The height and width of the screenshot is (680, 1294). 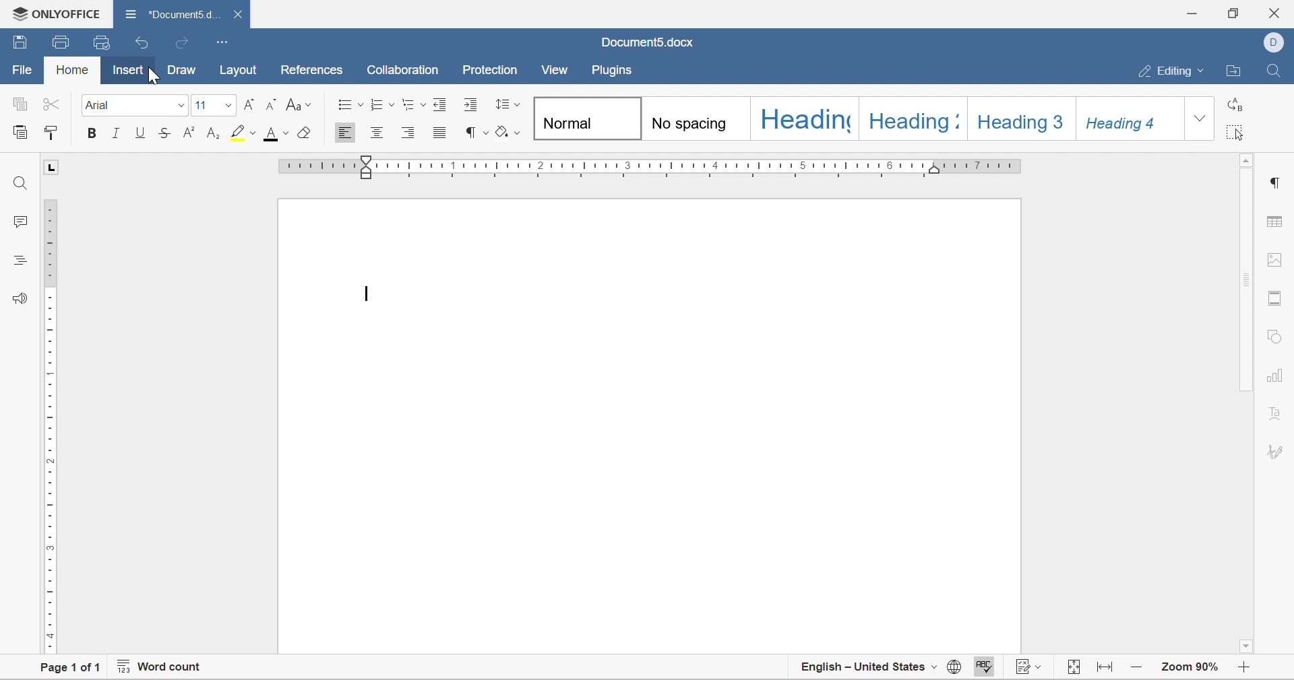 What do you see at coordinates (212, 104) in the screenshot?
I see `font size` at bounding box center [212, 104].